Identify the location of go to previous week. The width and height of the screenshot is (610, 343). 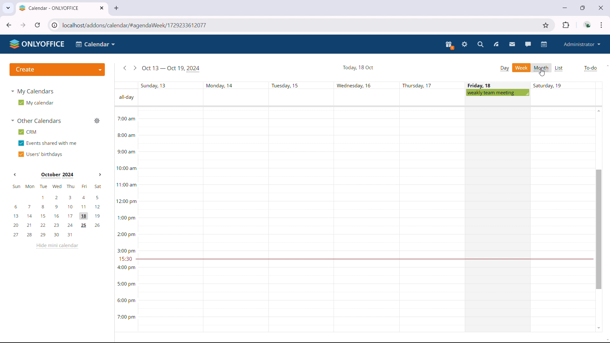
(124, 68).